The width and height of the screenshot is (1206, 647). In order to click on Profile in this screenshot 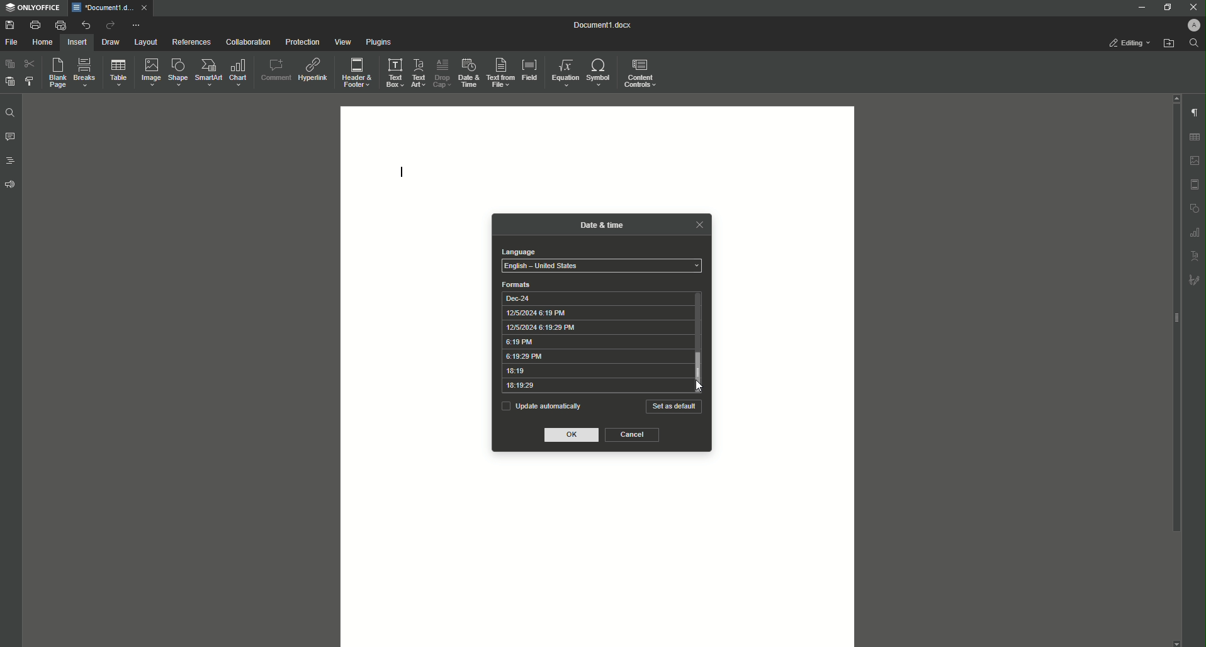, I will do `click(1192, 25)`.